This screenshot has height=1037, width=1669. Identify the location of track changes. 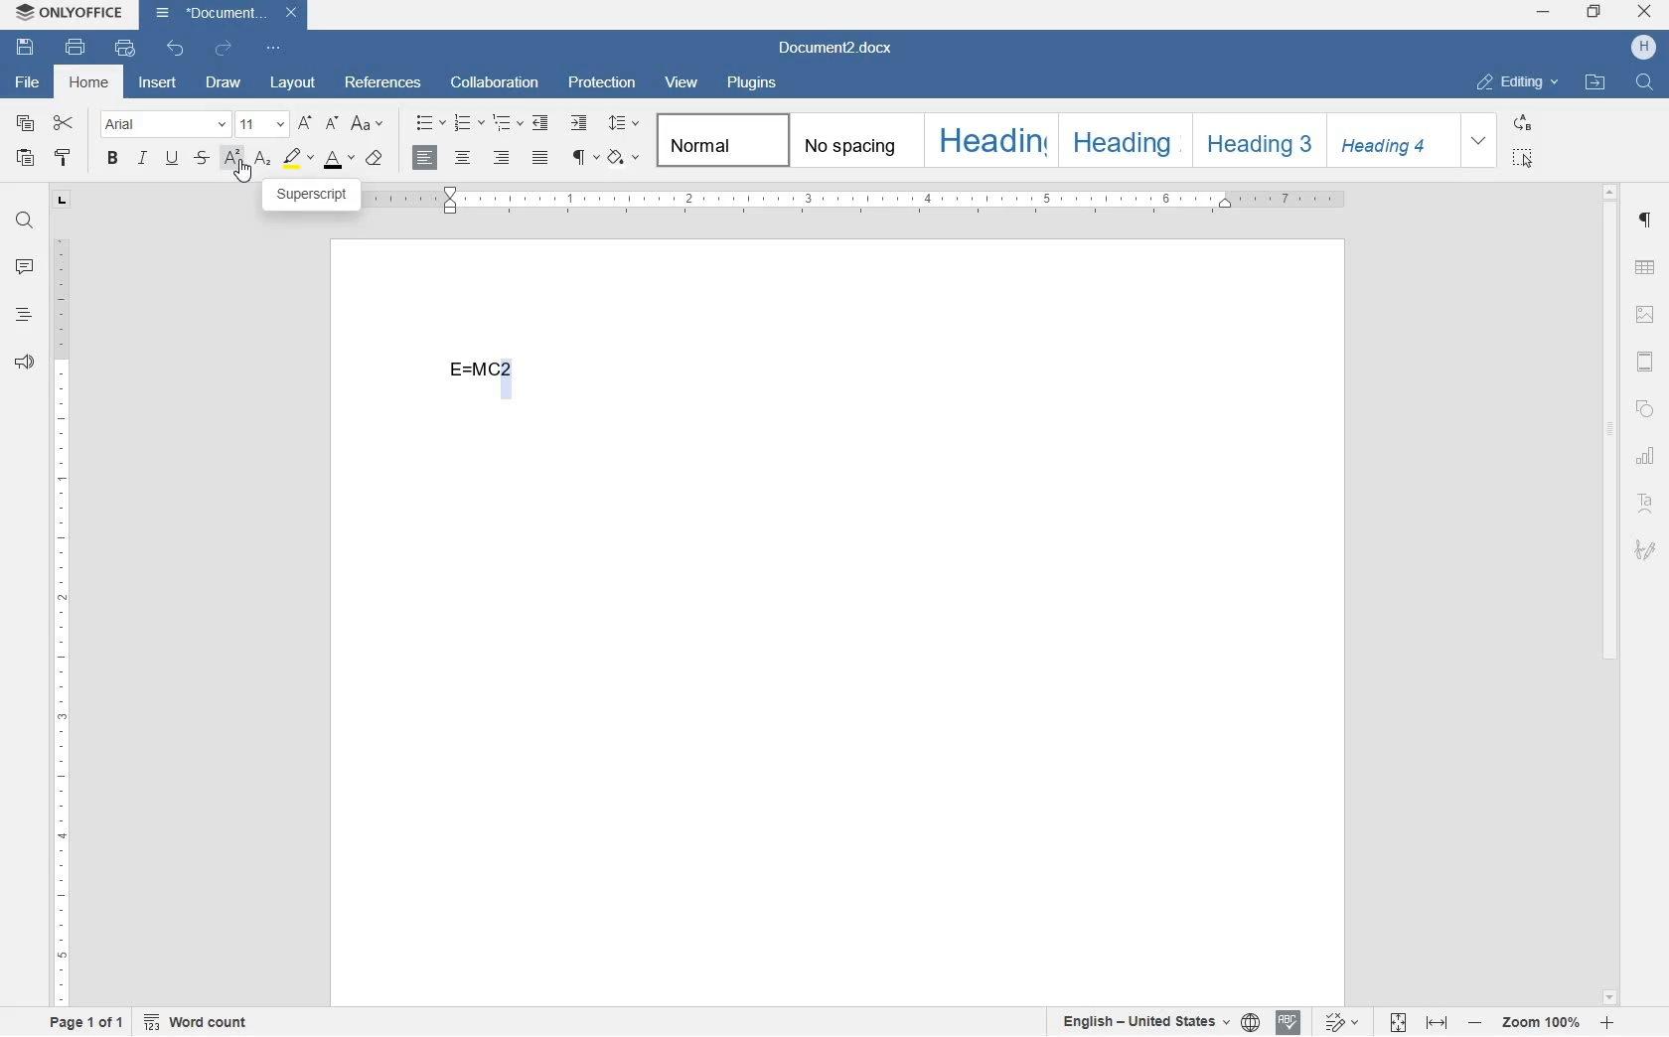
(1343, 1023).